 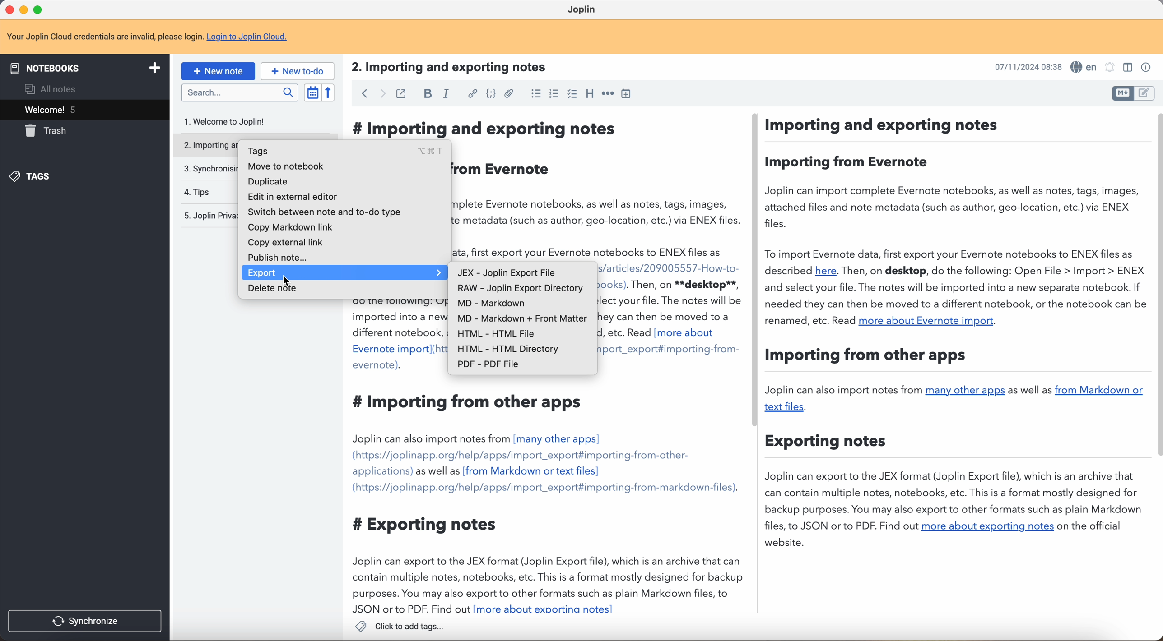 What do you see at coordinates (196, 193) in the screenshot?
I see `tips` at bounding box center [196, 193].